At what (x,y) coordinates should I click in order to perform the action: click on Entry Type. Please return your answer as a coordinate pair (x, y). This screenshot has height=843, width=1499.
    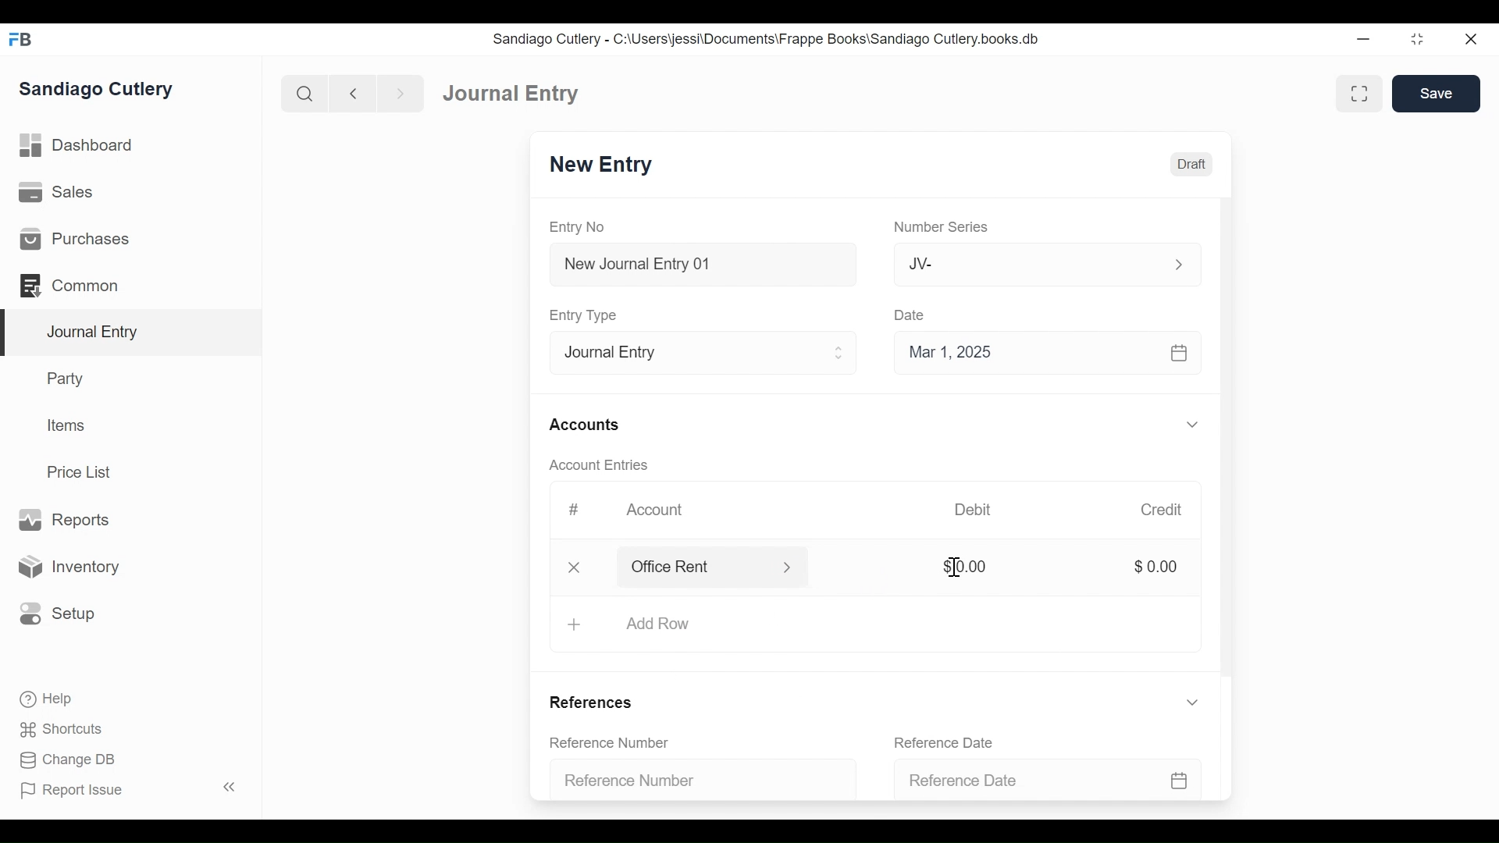
    Looking at the image, I should click on (698, 350).